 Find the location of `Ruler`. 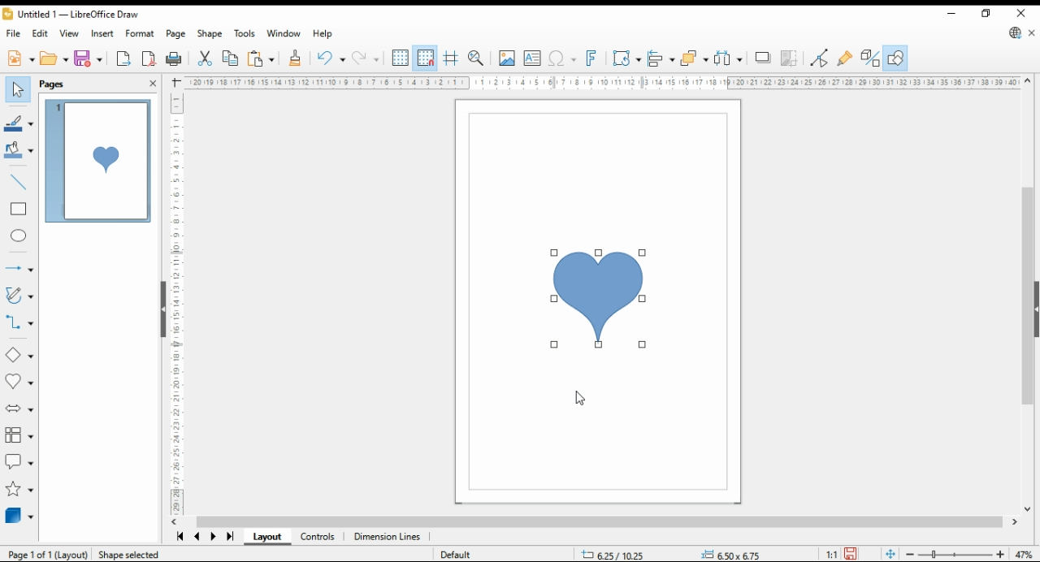

Ruler is located at coordinates (604, 83).